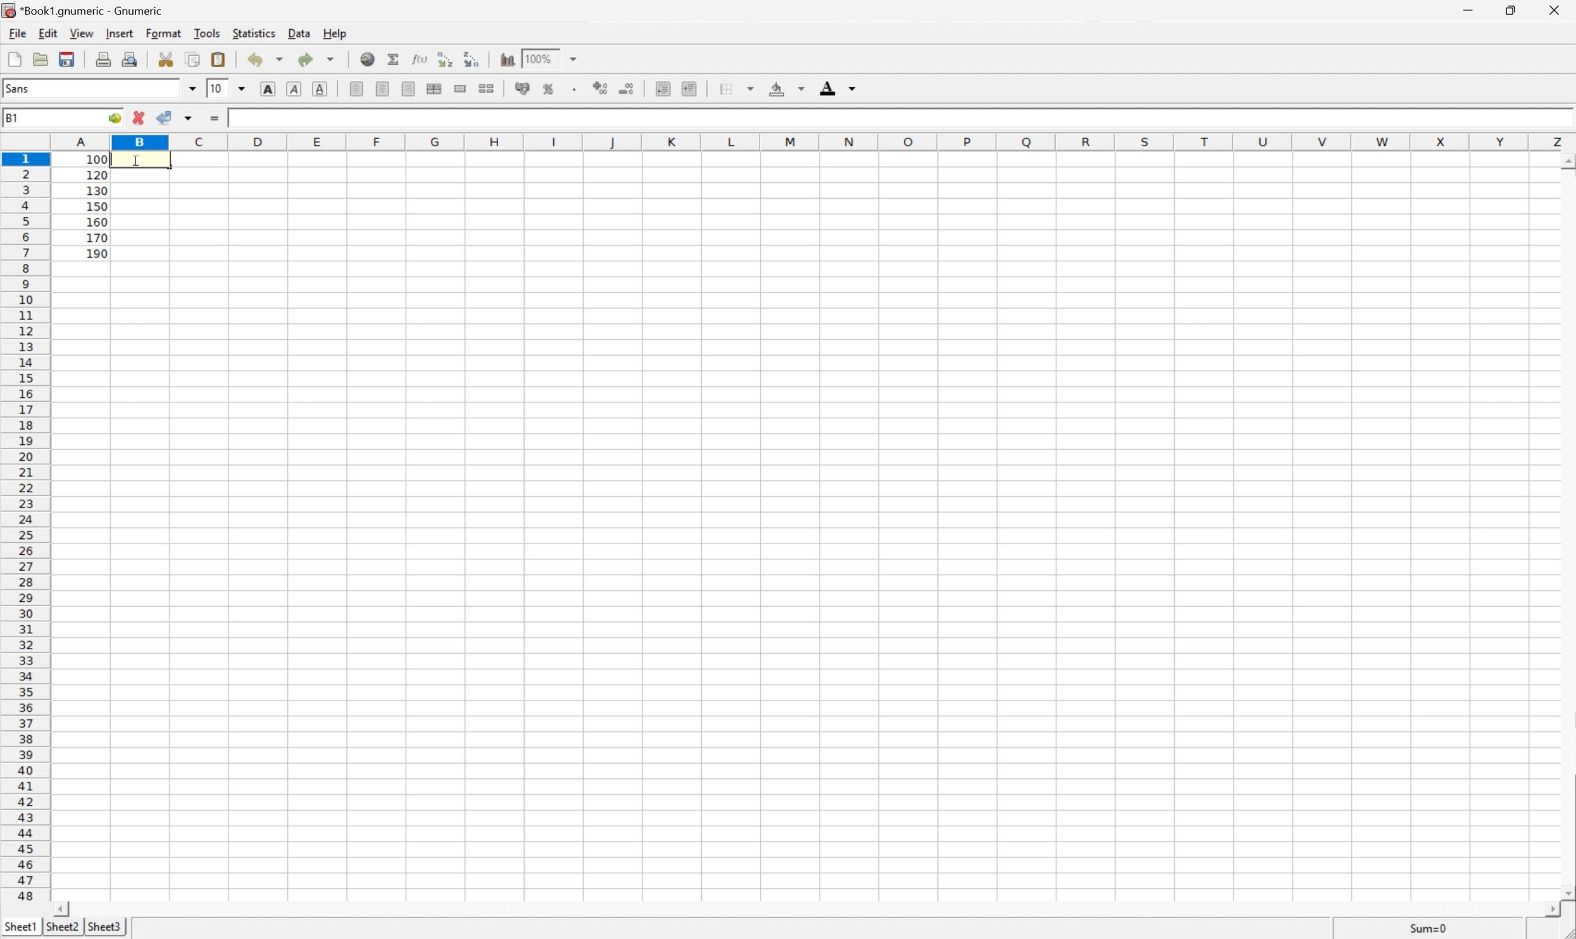 Image resolution: width=1576 pixels, height=939 pixels. I want to click on Help, so click(336, 32).